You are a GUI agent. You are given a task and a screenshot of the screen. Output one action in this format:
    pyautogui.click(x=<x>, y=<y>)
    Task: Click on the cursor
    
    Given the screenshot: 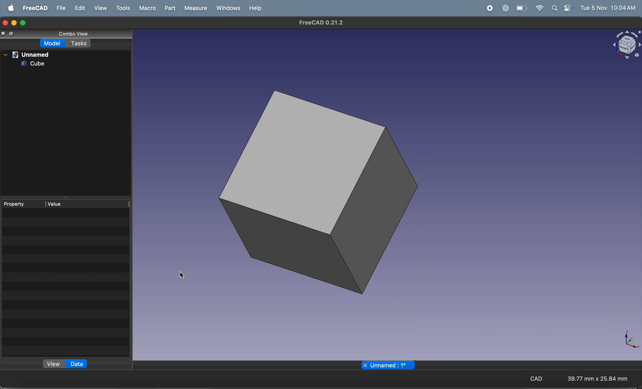 What is the action you would take?
    pyautogui.click(x=181, y=275)
    